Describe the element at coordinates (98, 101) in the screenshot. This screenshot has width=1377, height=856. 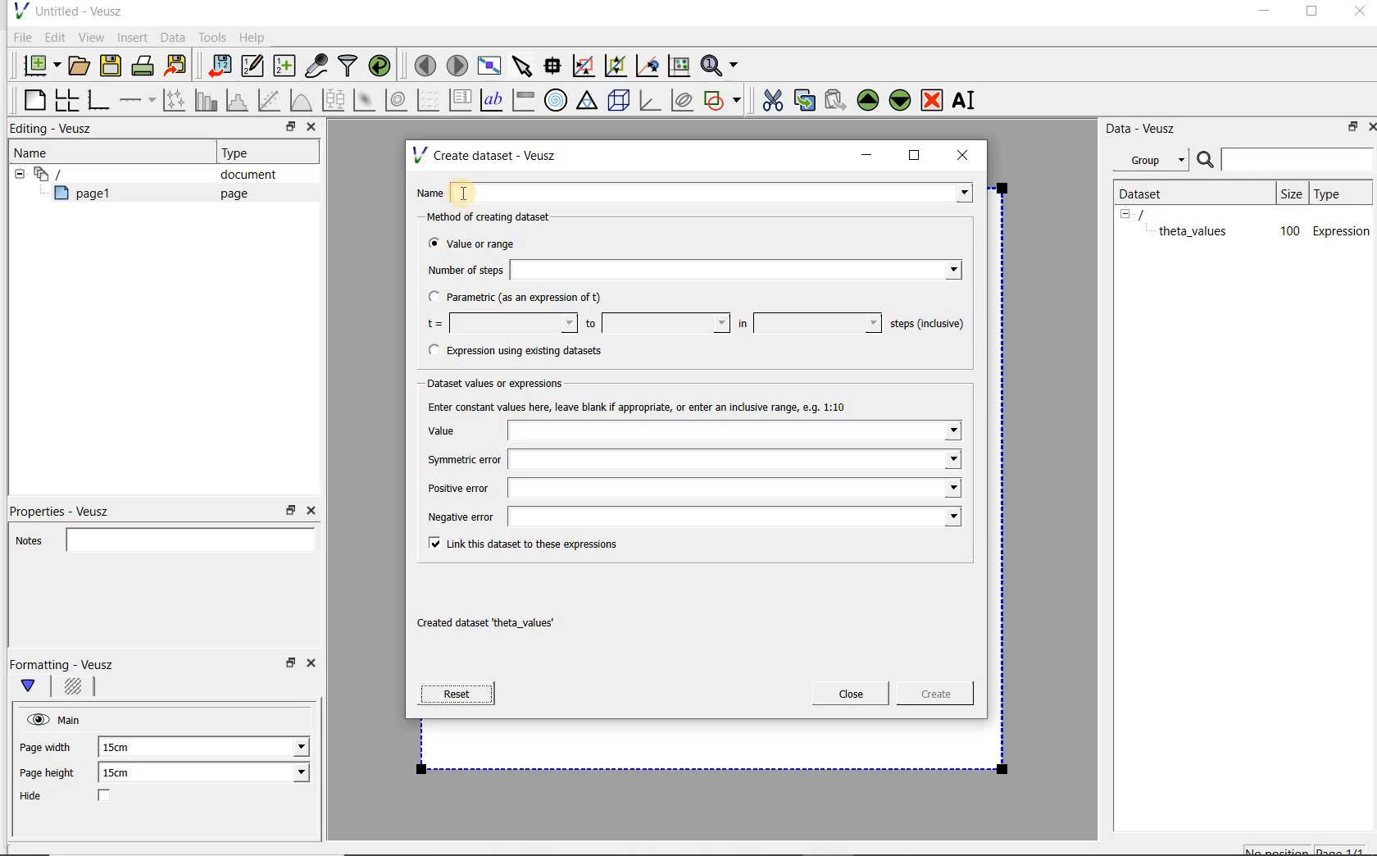
I see `base graph` at that location.